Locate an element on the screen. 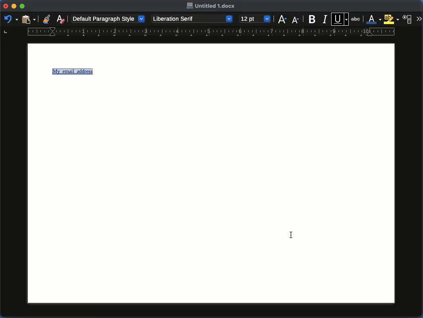  Bold is located at coordinates (312, 19).